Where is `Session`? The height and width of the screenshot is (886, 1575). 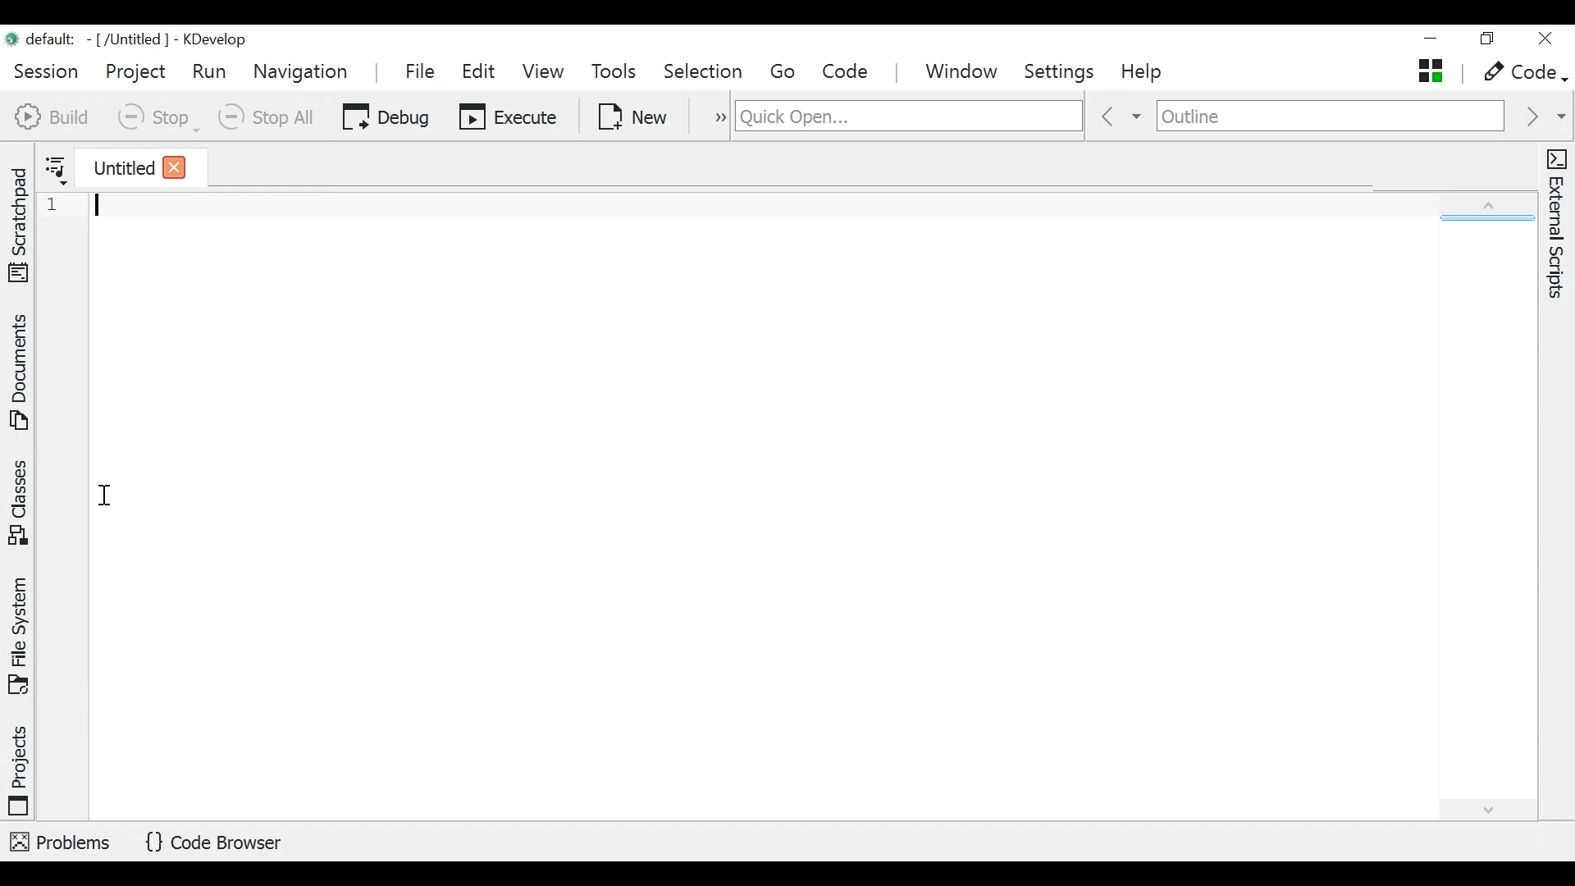
Session is located at coordinates (48, 71).